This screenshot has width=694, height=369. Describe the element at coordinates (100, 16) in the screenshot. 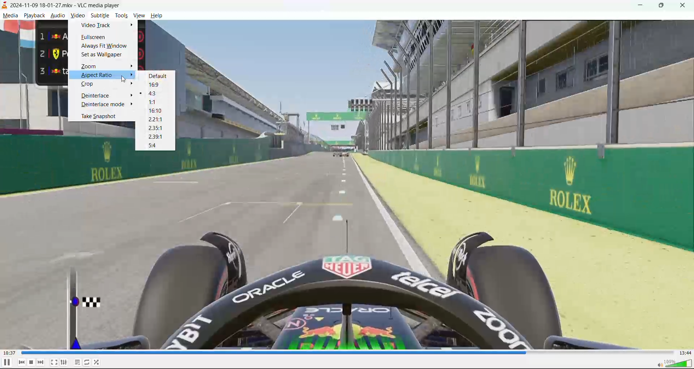

I see `subtitle` at that location.